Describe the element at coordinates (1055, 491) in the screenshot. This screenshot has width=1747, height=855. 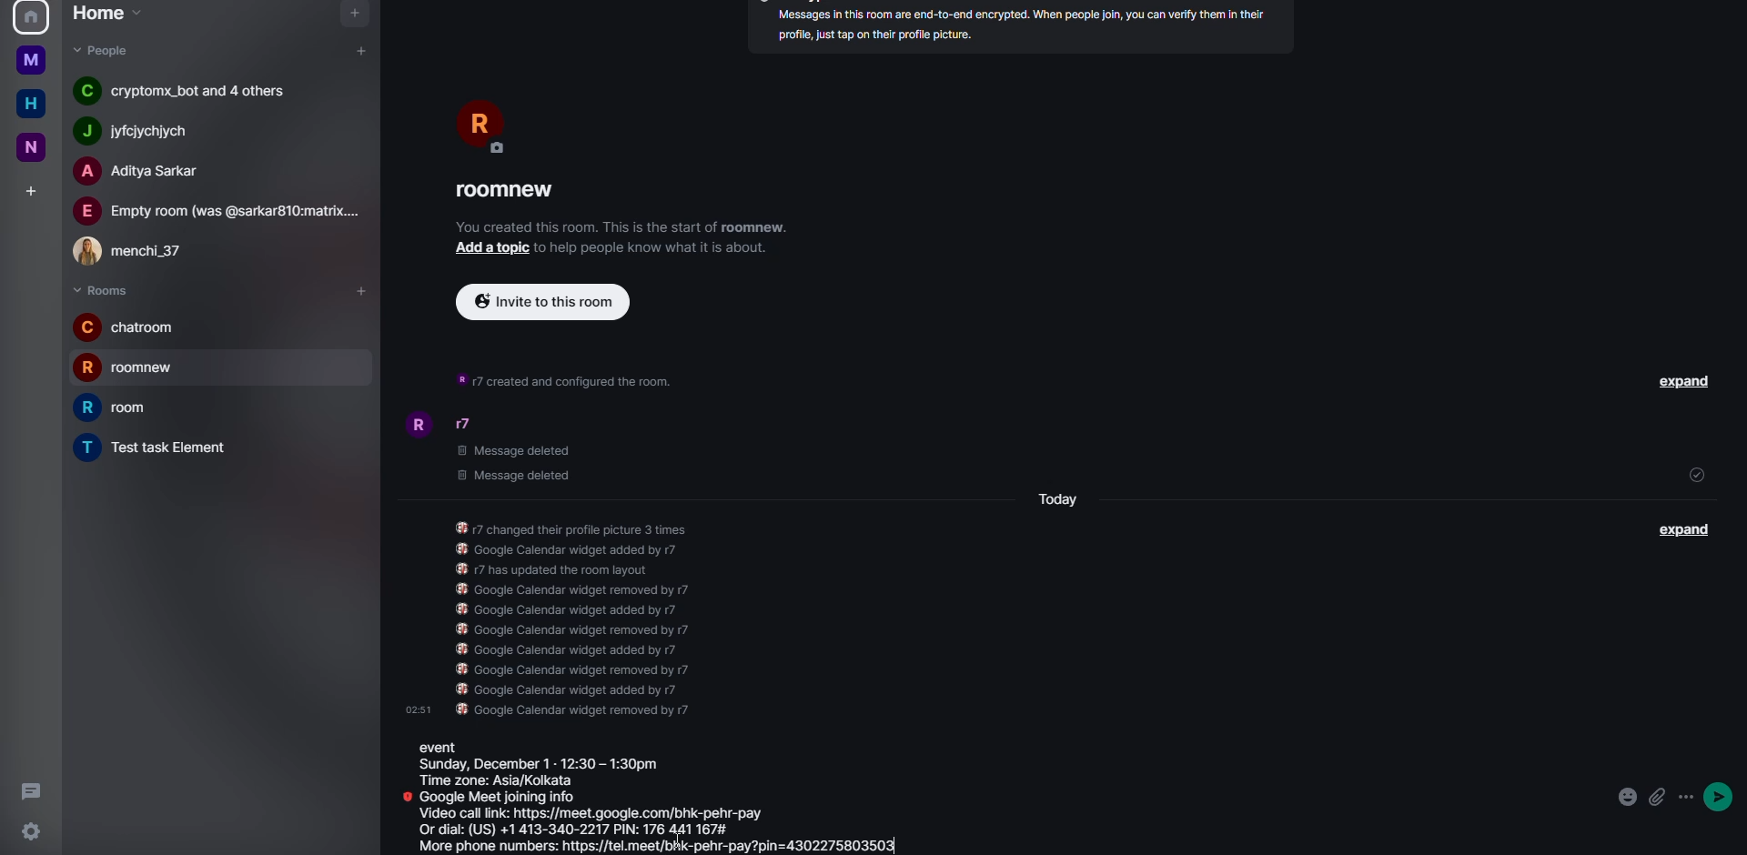
I see `day` at that location.